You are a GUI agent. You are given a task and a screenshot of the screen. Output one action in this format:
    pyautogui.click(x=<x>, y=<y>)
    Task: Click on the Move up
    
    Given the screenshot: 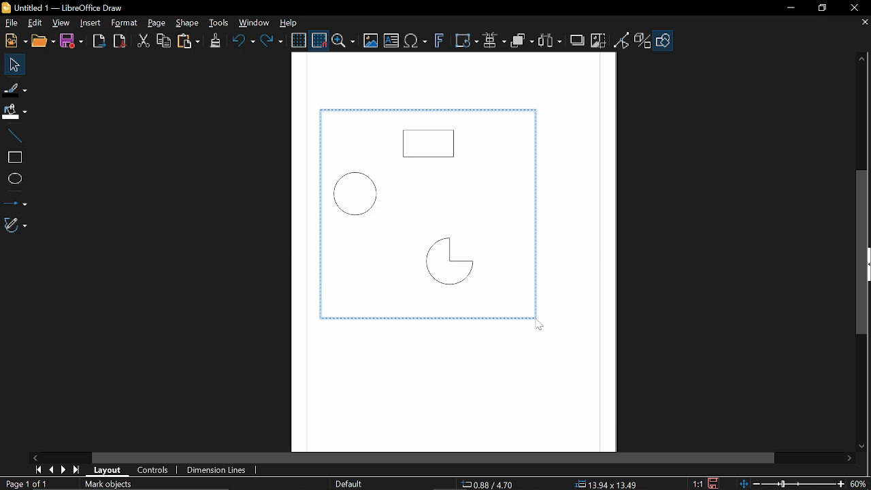 What is the action you would take?
    pyautogui.click(x=863, y=57)
    